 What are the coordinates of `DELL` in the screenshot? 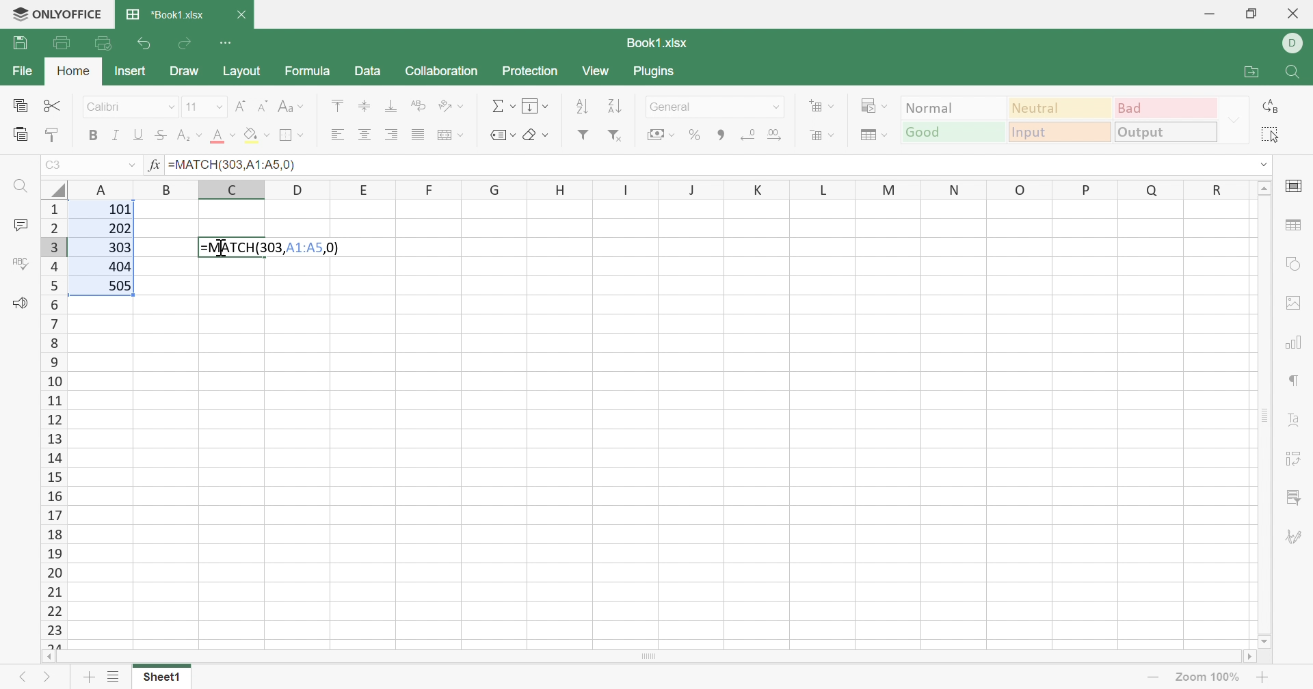 It's located at (1295, 44).